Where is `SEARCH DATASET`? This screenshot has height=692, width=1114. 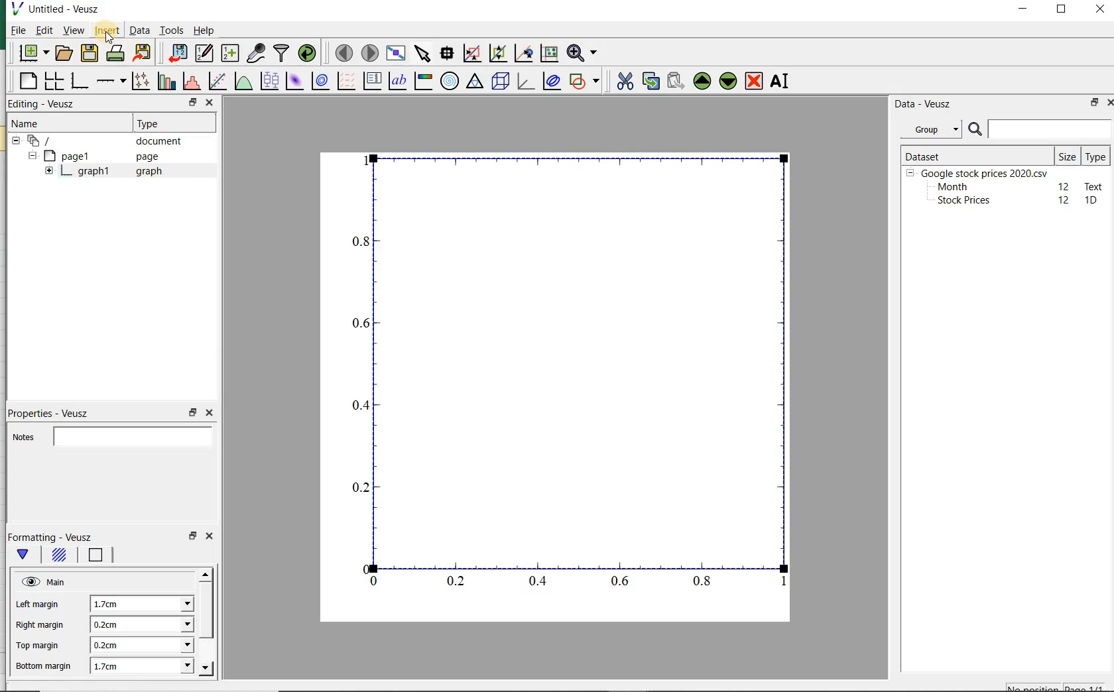 SEARCH DATASET is located at coordinates (1040, 129).